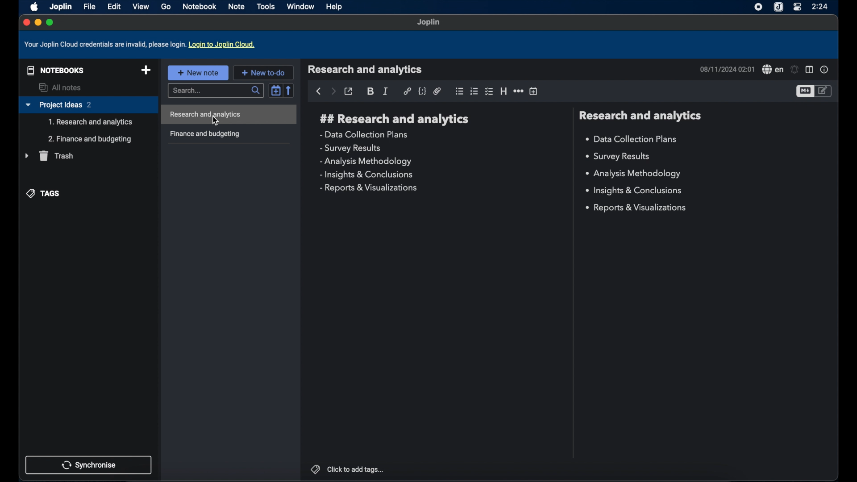  What do you see at coordinates (809, 70) in the screenshot?
I see `toggle editor layout` at bounding box center [809, 70].